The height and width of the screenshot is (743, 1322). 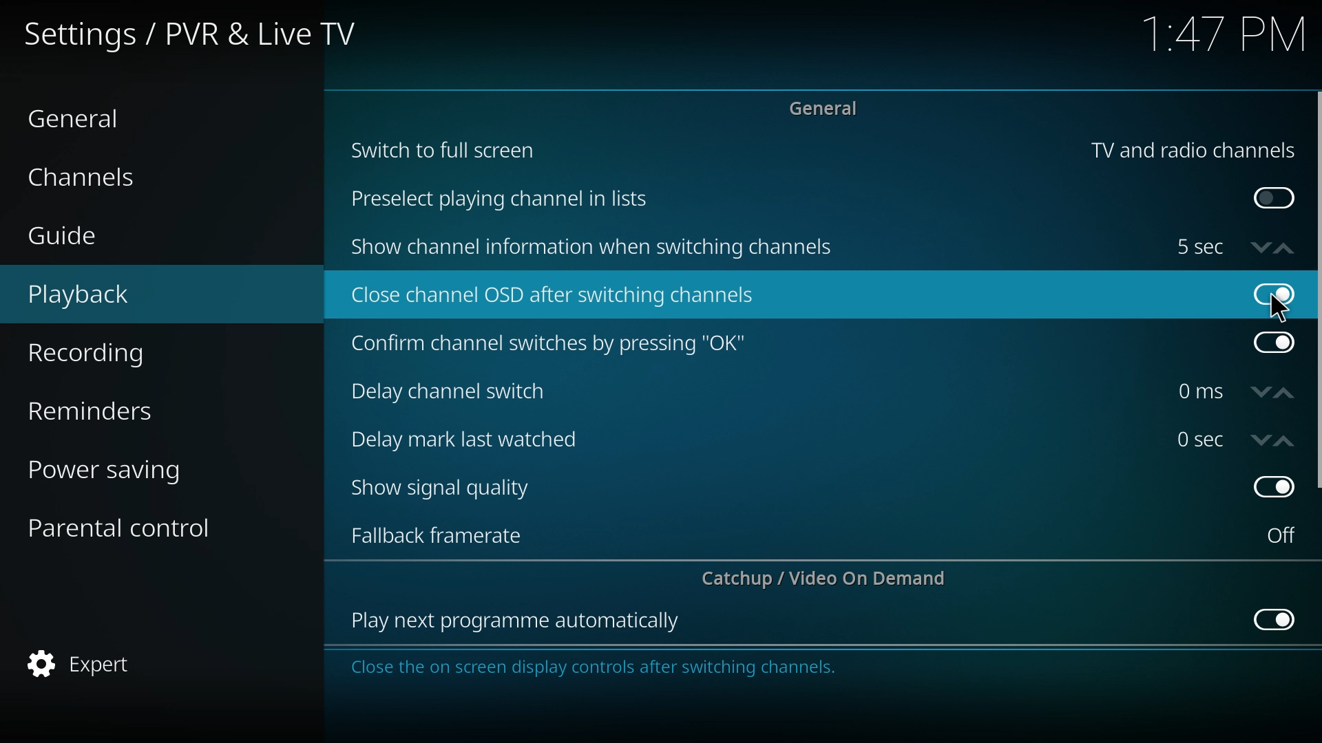 I want to click on time, so click(x=1200, y=391).